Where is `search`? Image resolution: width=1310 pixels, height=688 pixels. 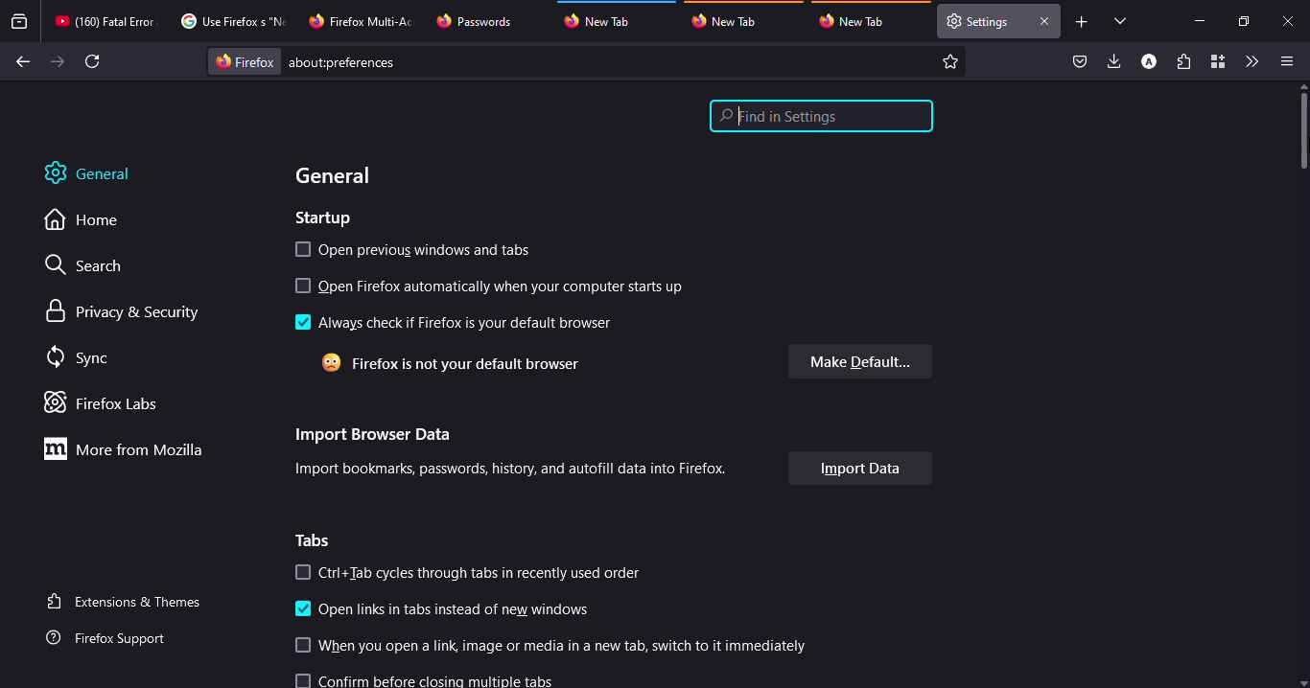
search is located at coordinates (93, 267).